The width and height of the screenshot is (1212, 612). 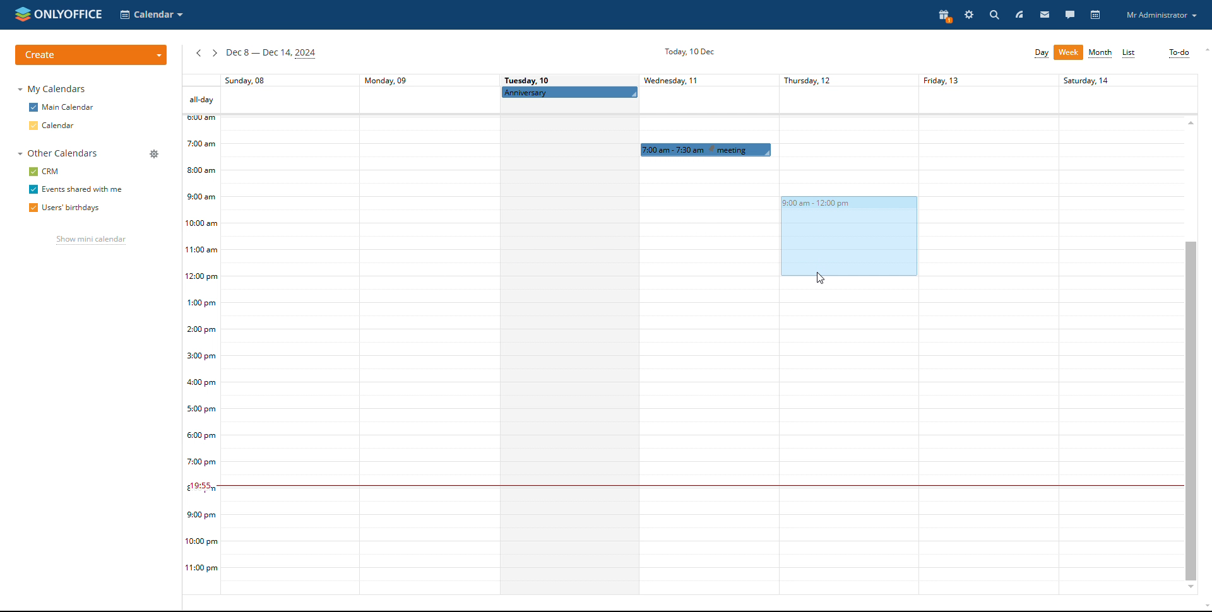 What do you see at coordinates (54, 90) in the screenshot?
I see `my calendars` at bounding box center [54, 90].